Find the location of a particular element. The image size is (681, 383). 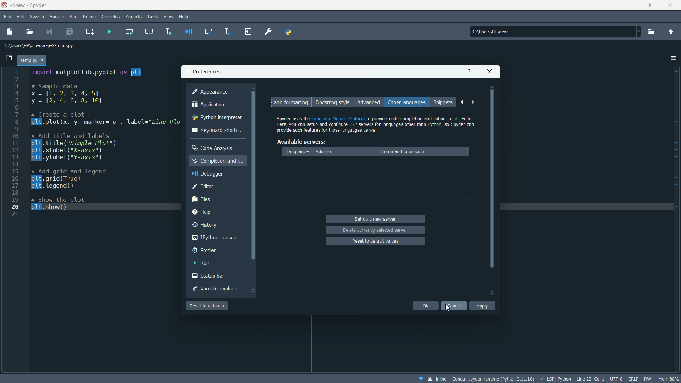

file eol status is located at coordinates (632, 379).